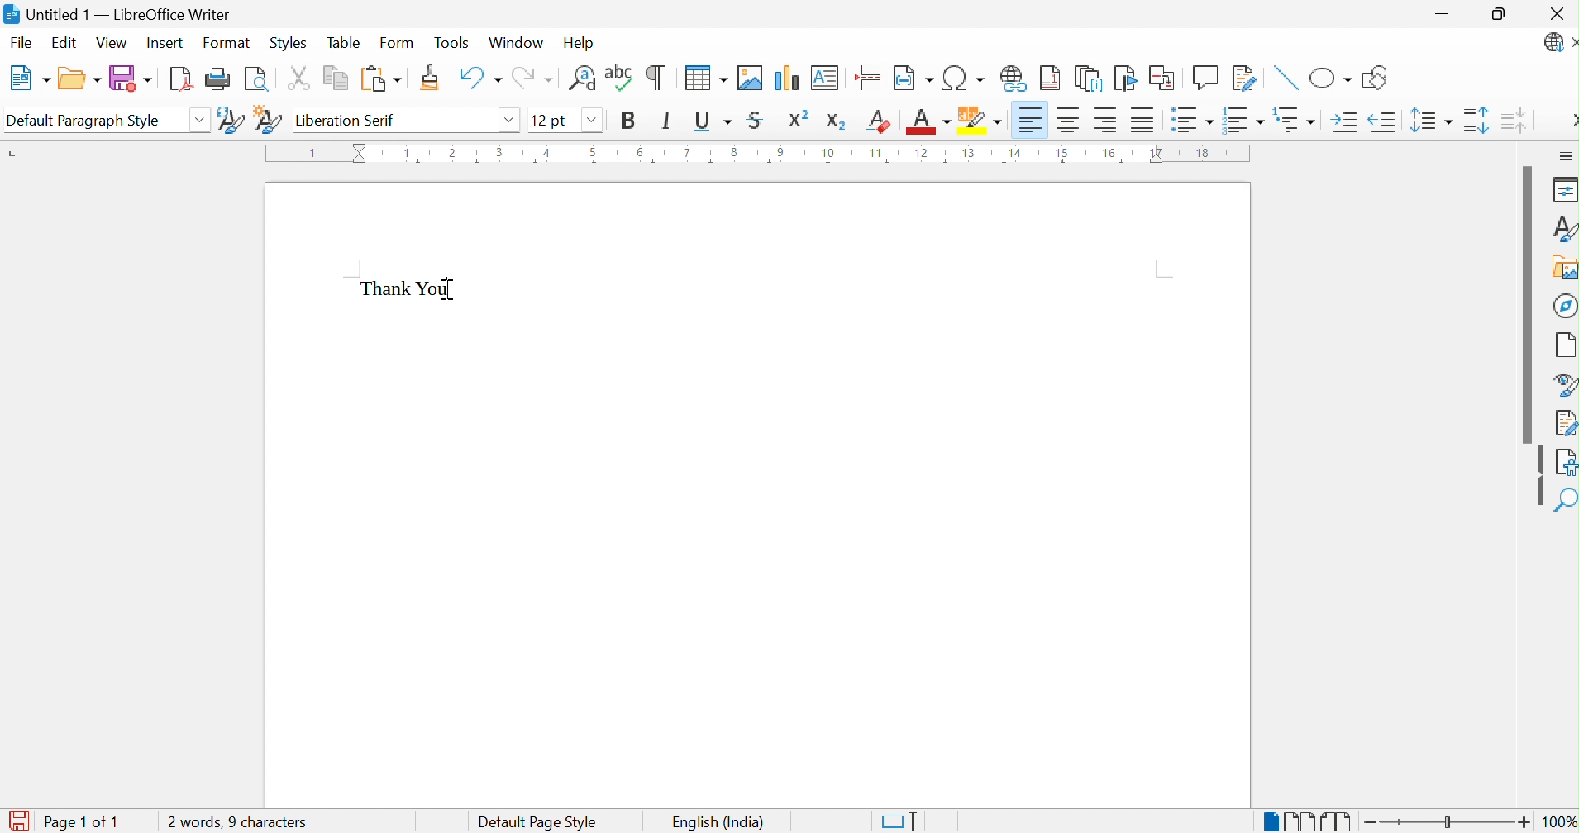 The height and width of the screenshot is (833, 1579). Describe the element at coordinates (288, 41) in the screenshot. I see `Styles` at that location.